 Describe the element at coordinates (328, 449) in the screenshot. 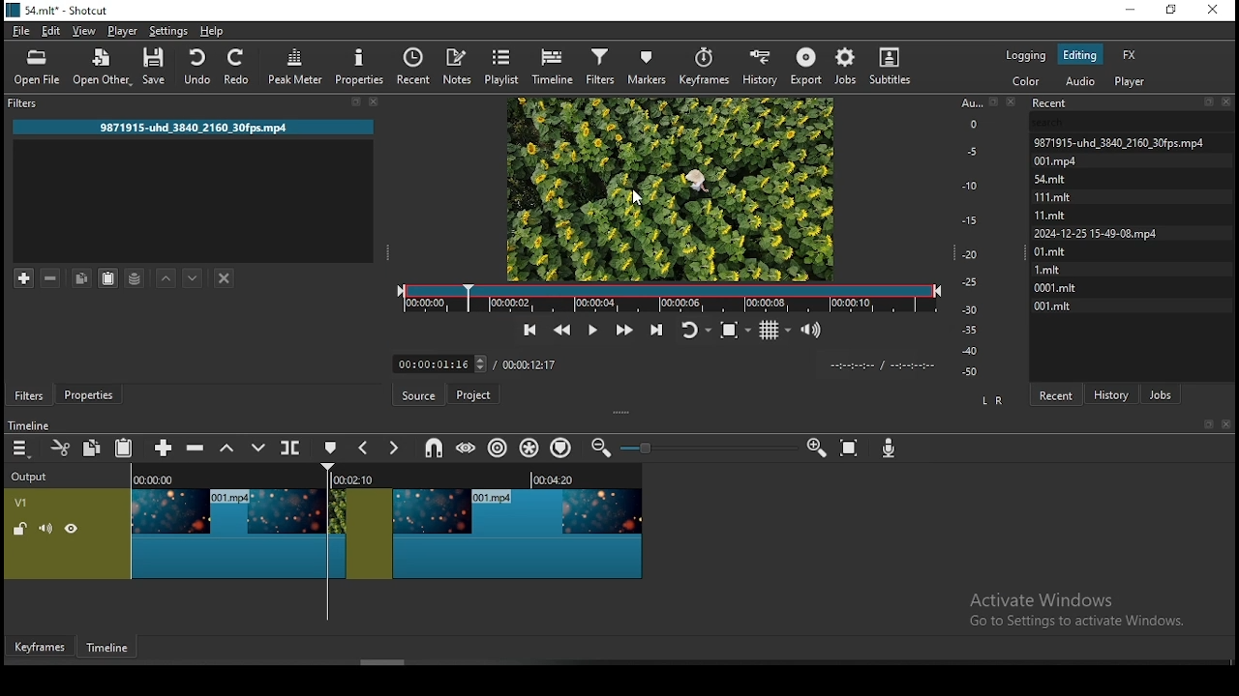

I see `create/edit marker` at that location.